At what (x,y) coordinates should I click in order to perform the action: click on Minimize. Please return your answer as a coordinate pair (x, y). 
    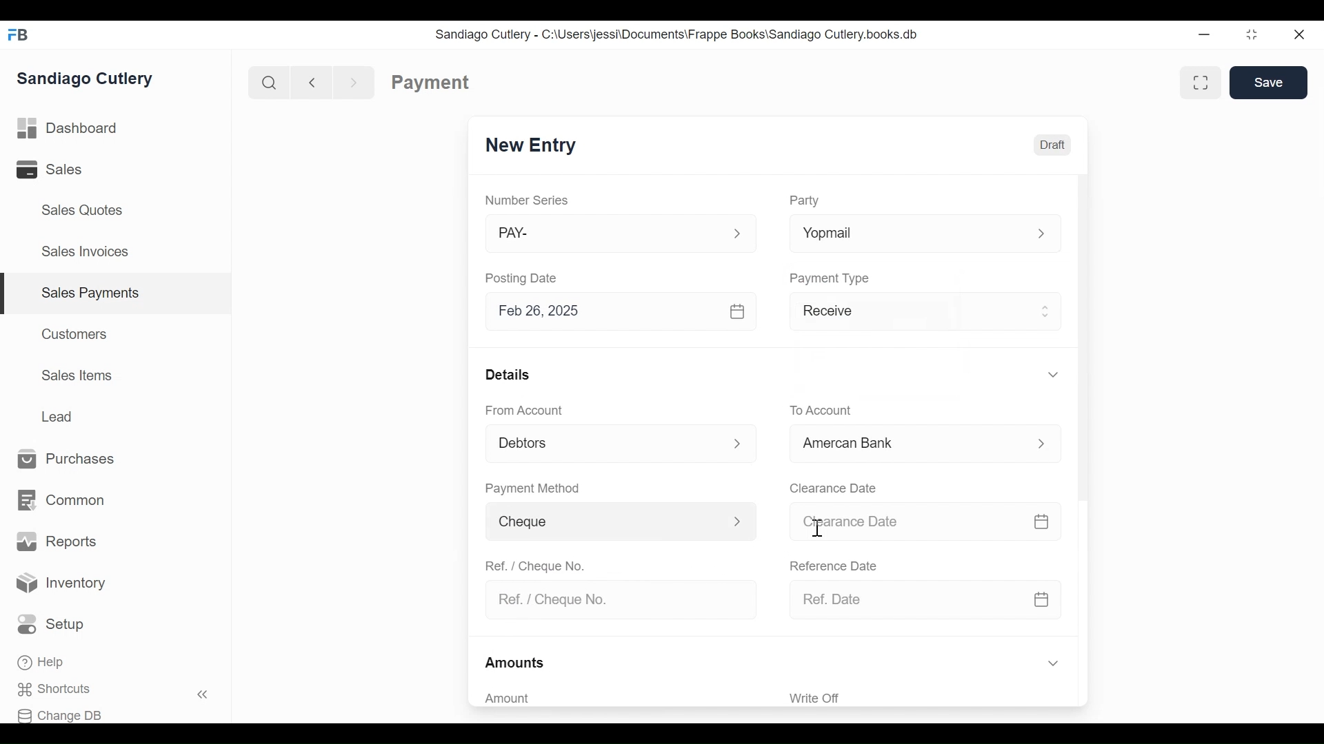
    Looking at the image, I should click on (1204, 36).